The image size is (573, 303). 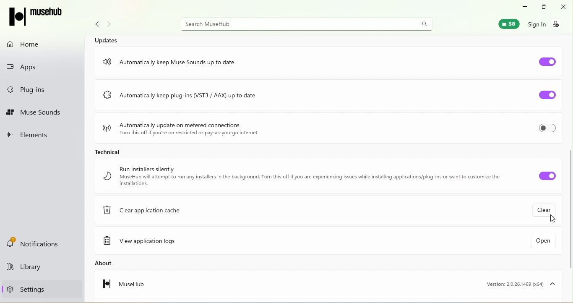 What do you see at coordinates (541, 175) in the screenshot?
I see `Toggle button` at bounding box center [541, 175].